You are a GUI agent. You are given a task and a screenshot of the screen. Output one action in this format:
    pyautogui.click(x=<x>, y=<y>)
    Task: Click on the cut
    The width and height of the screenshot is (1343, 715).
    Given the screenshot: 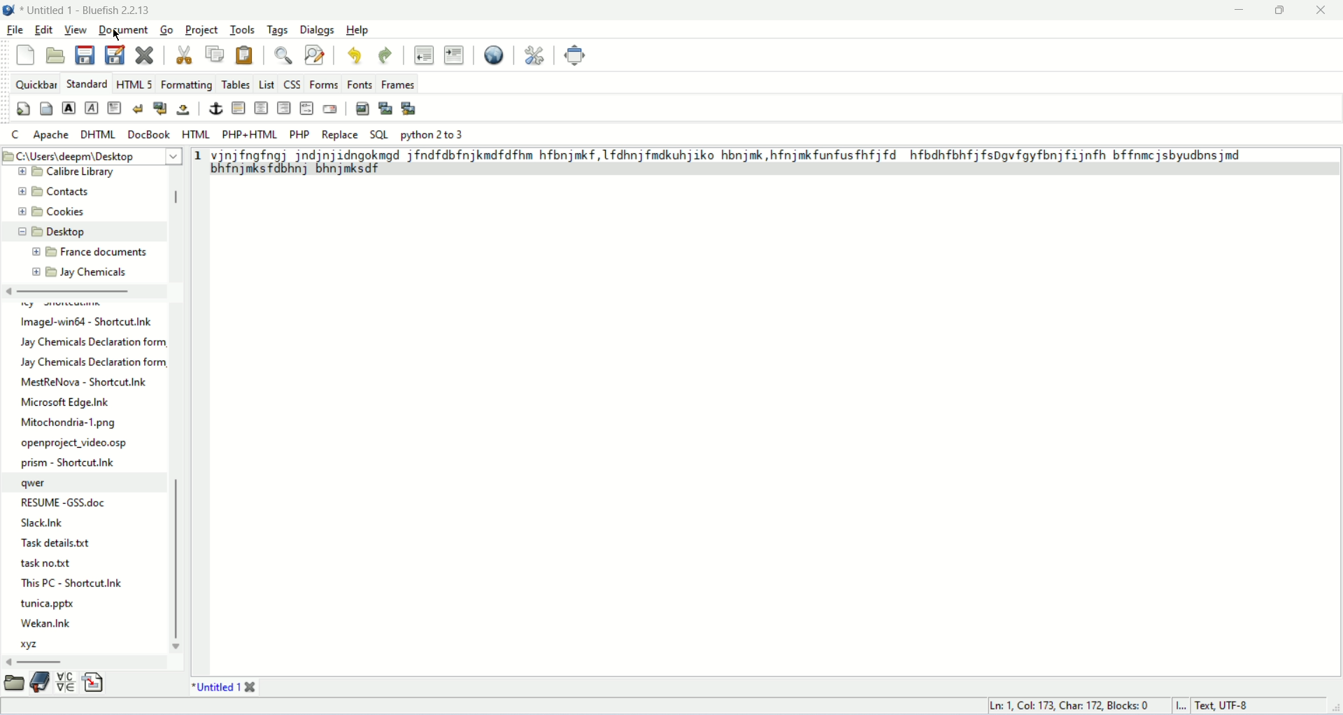 What is the action you would take?
    pyautogui.click(x=185, y=54)
    